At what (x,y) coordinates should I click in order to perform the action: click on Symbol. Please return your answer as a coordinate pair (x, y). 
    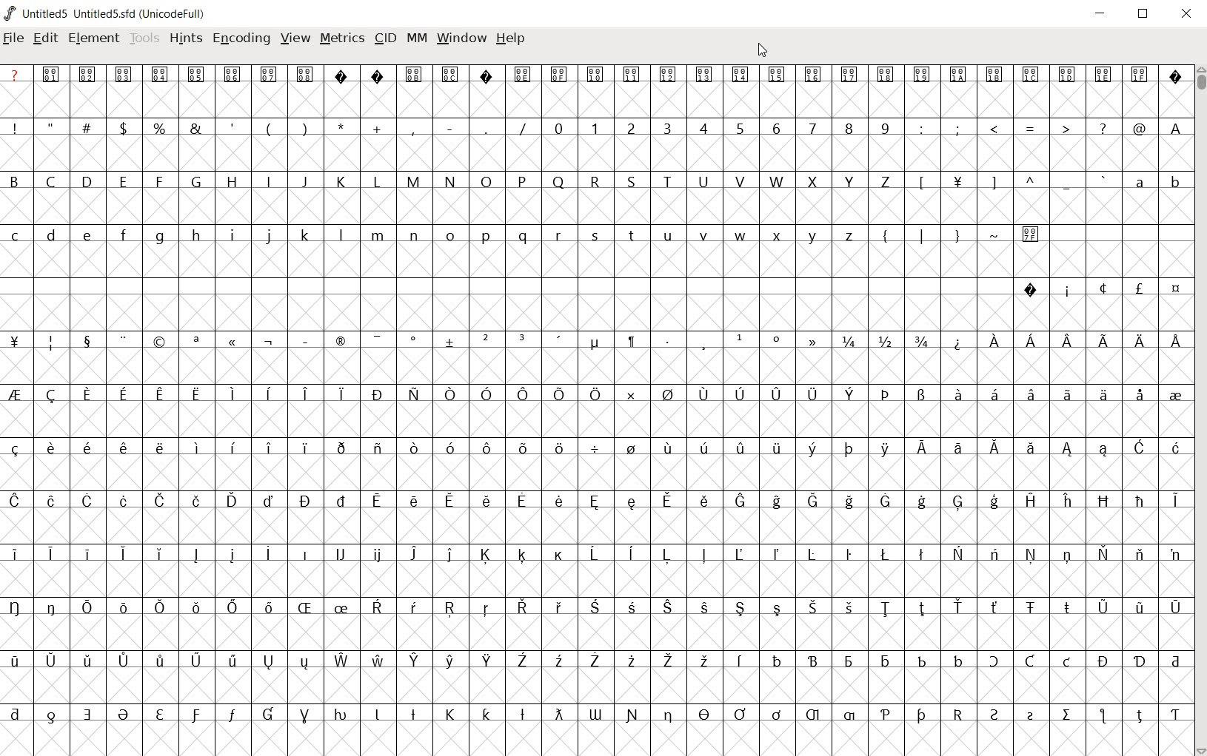
    Looking at the image, I should click on (121, 448).